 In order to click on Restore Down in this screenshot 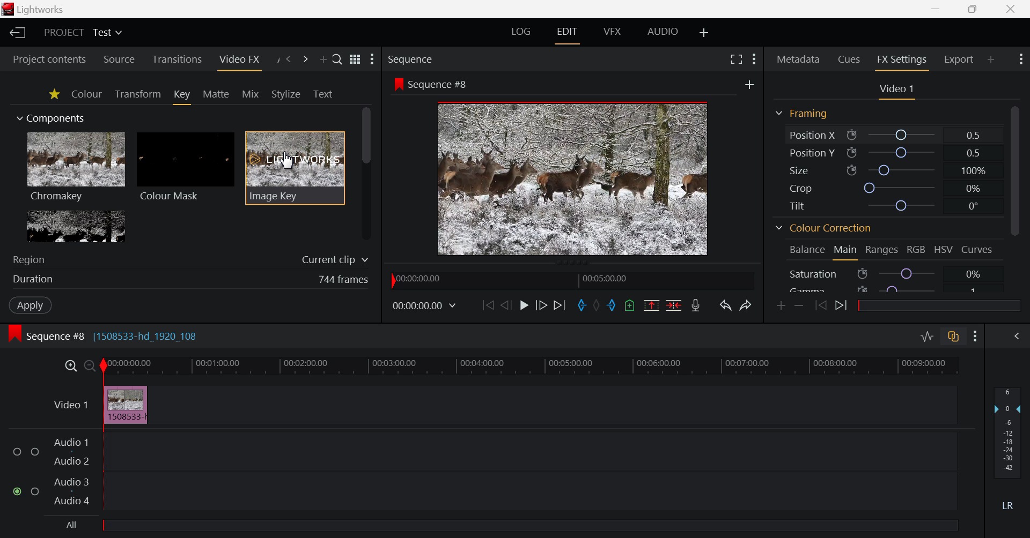, I will do `click(937, 9)`.